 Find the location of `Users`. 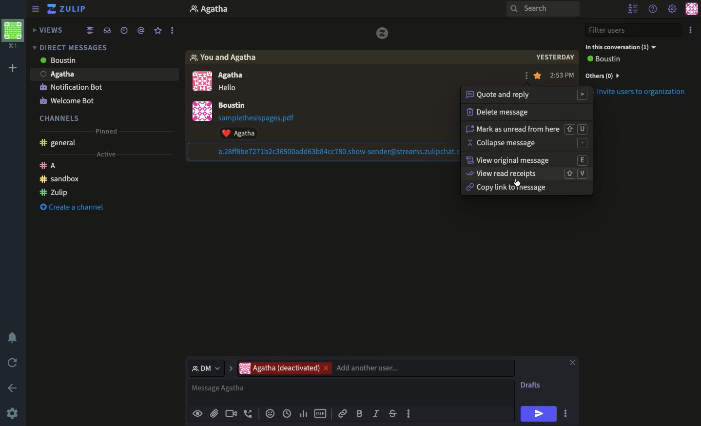

Users is located at coordinates (74, 61).